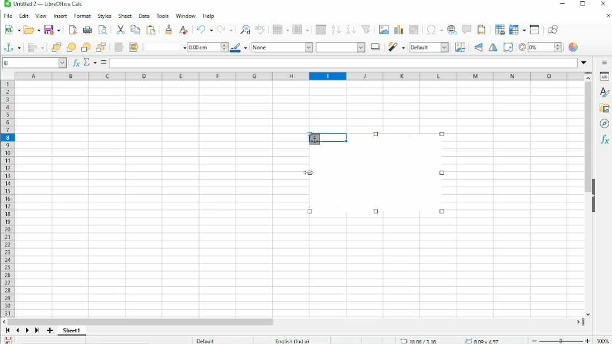  I want to click on New, so click(12, 30).